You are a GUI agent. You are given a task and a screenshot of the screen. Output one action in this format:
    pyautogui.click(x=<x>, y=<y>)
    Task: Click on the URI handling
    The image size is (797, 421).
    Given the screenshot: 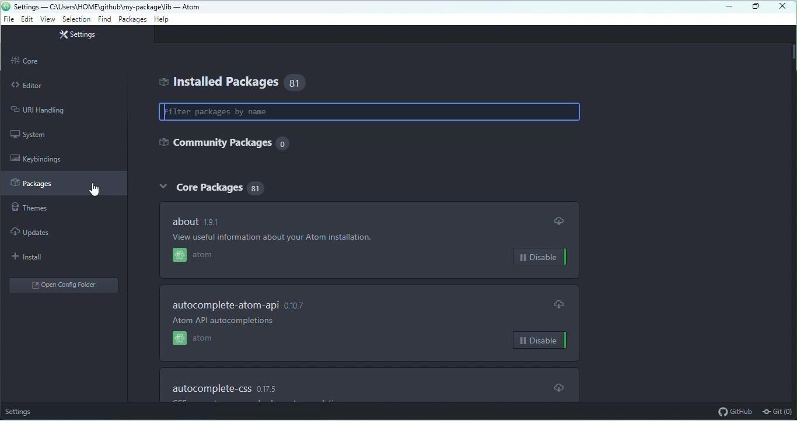 What is the action you would take?
    pyautogui.click(x=60, y=110)
    